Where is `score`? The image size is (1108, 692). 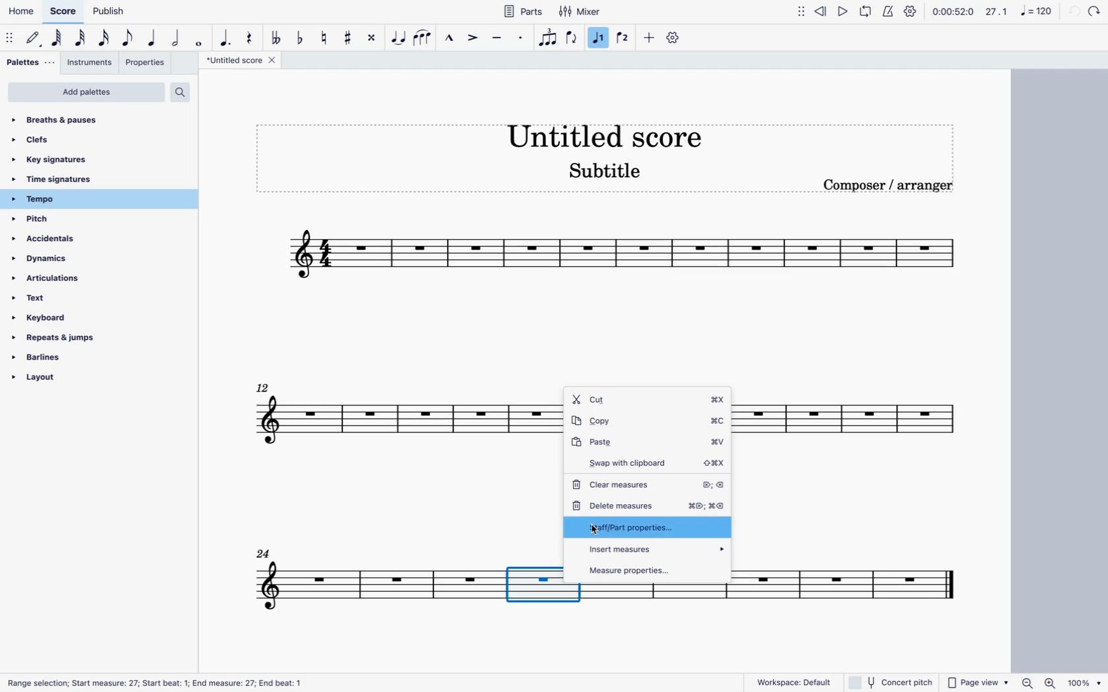 score is located at coordinates (65, 11).